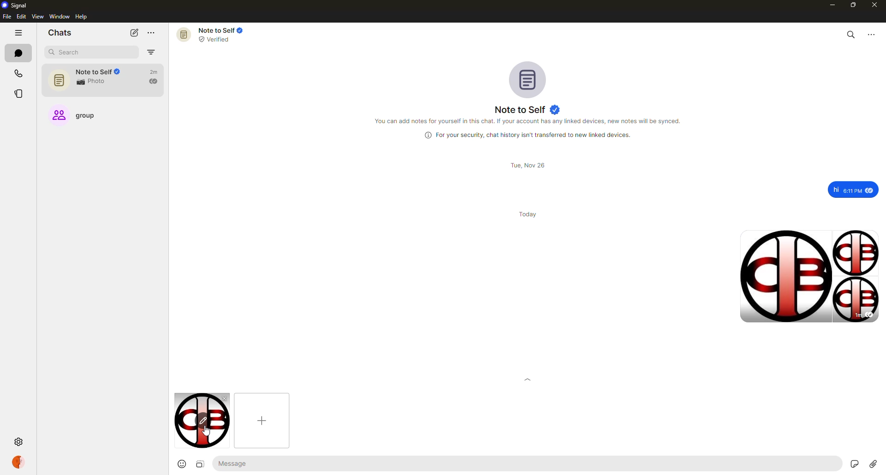  What do you see at coordinates (134, 32) in the screenshot?
I see `new chat` at bounding box center [134, 32].